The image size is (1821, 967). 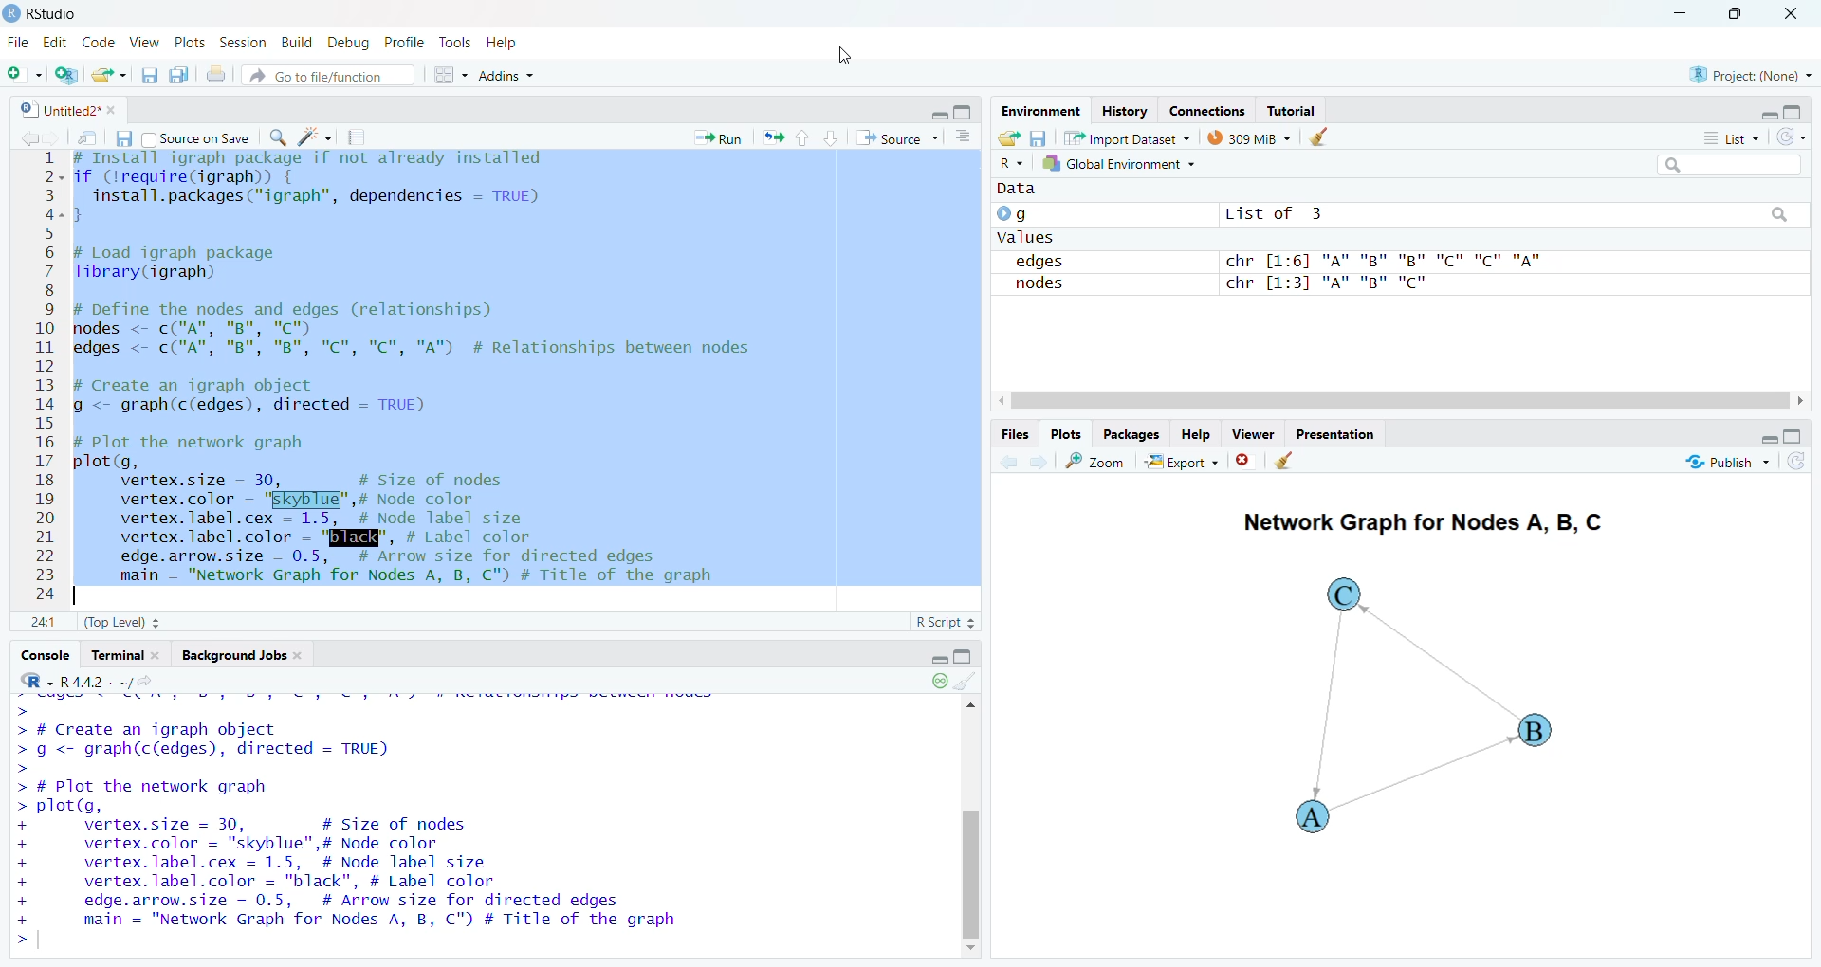 What do you see at coordinates (201, 139) in the screenshot?
I see `Source on Save` at bounding box center [201, 139].